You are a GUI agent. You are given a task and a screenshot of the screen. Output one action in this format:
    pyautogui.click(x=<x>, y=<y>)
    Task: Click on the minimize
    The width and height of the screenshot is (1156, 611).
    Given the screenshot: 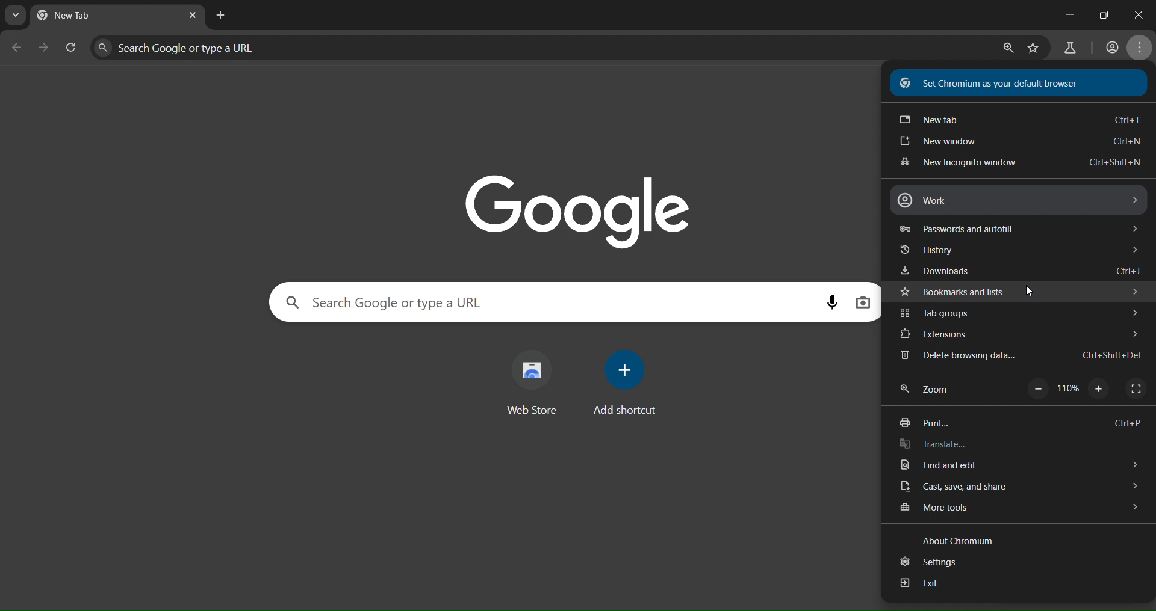 What is the action you would take?
    pyautogui.click(x=1058, y=17)
    